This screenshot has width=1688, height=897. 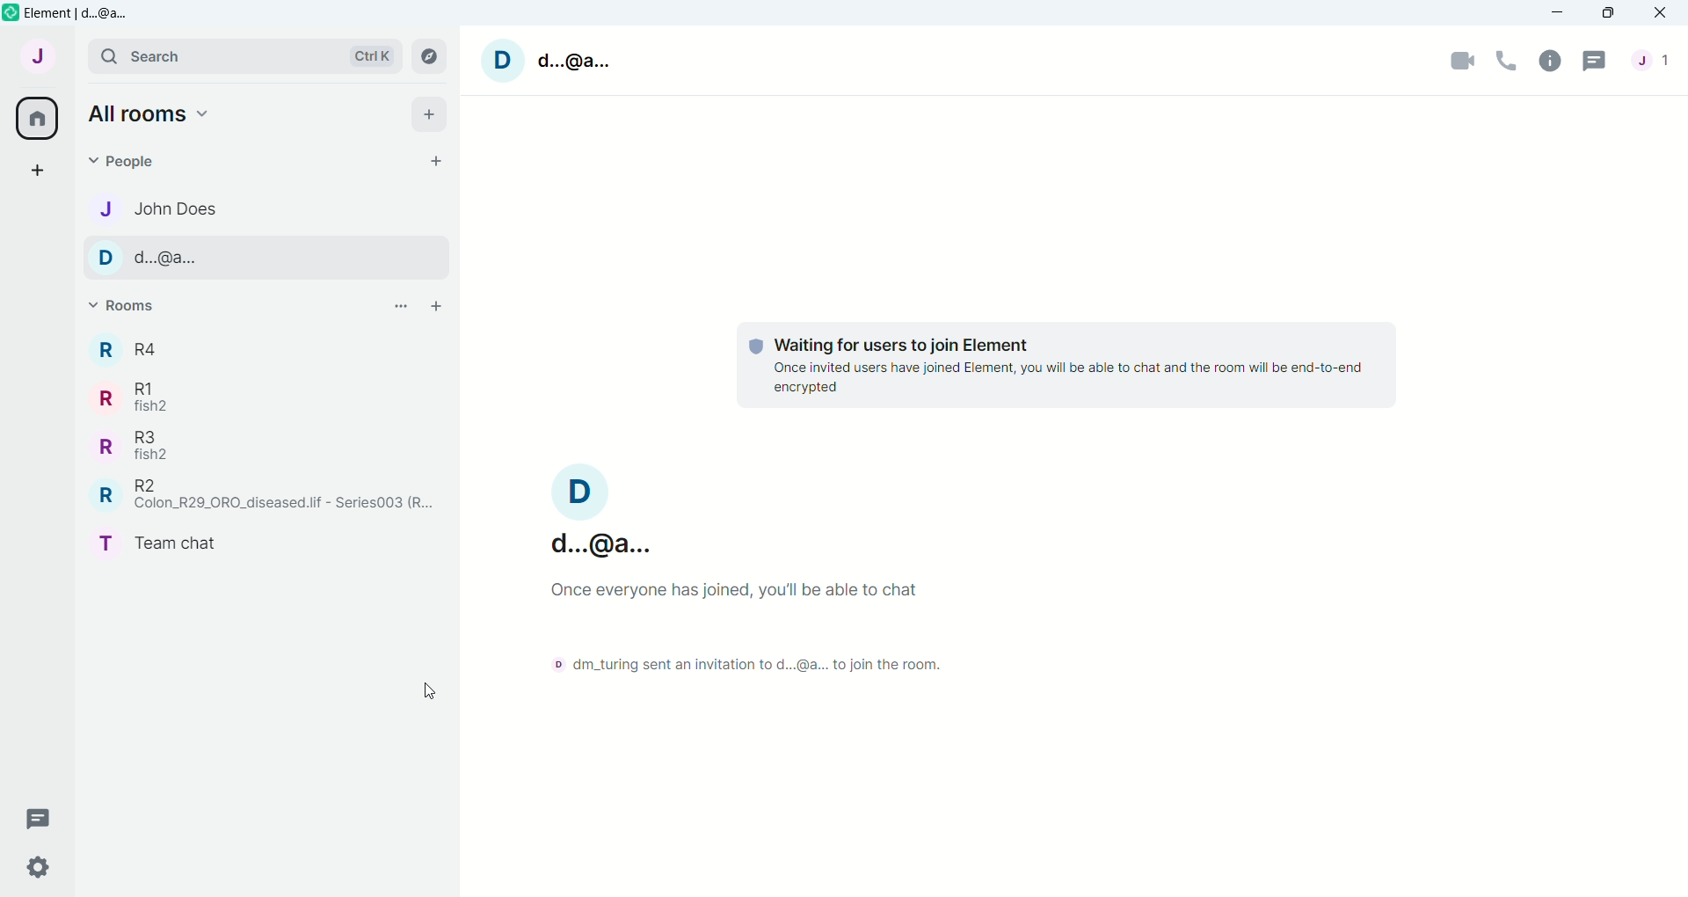 What do you see at coordinates (504, 60) in the screenshot?
I see `D` at bounding box center [504, 60].